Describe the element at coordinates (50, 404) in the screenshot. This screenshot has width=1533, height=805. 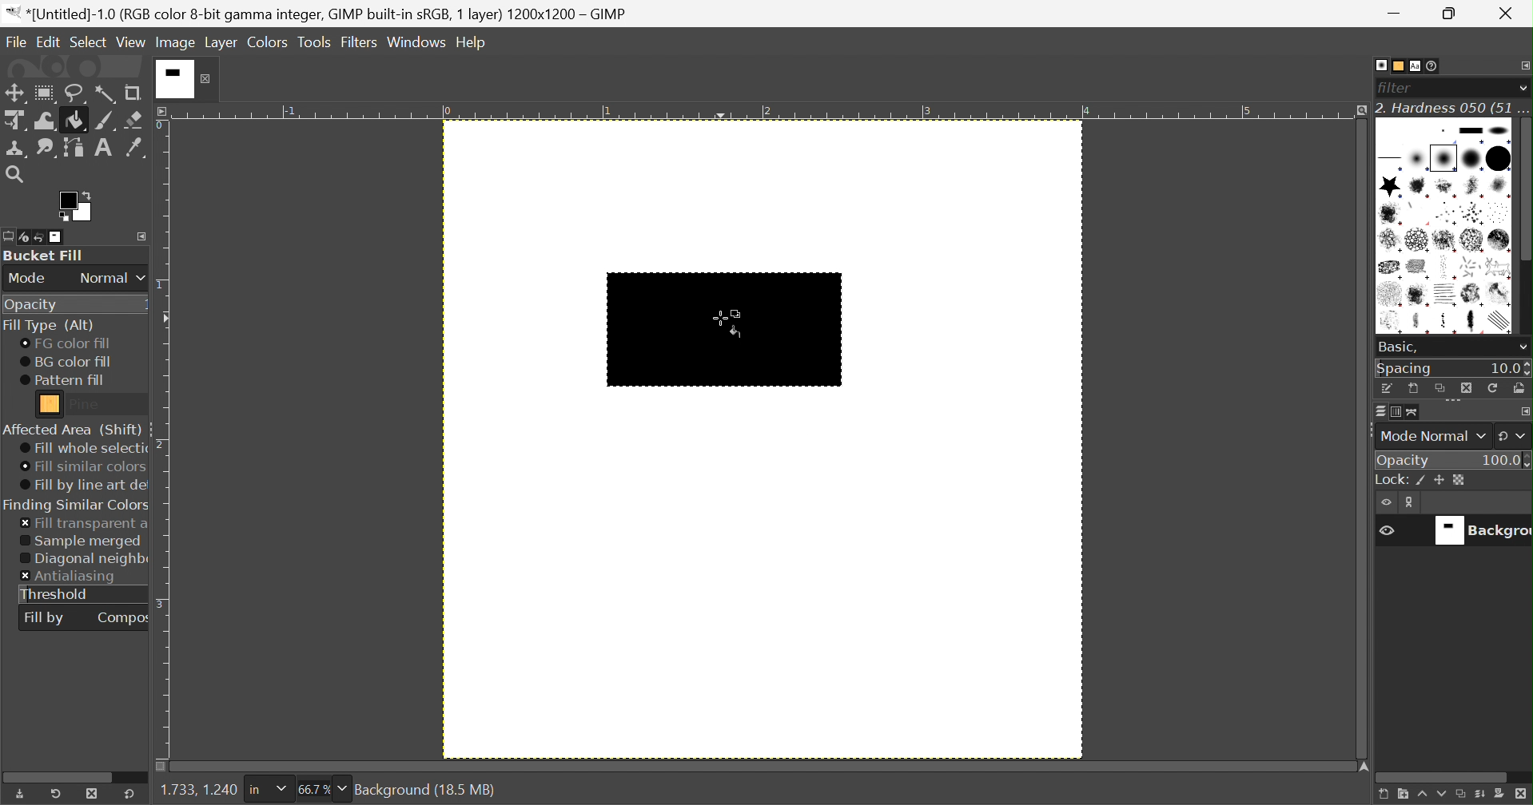
I see `Pattern` at that location.